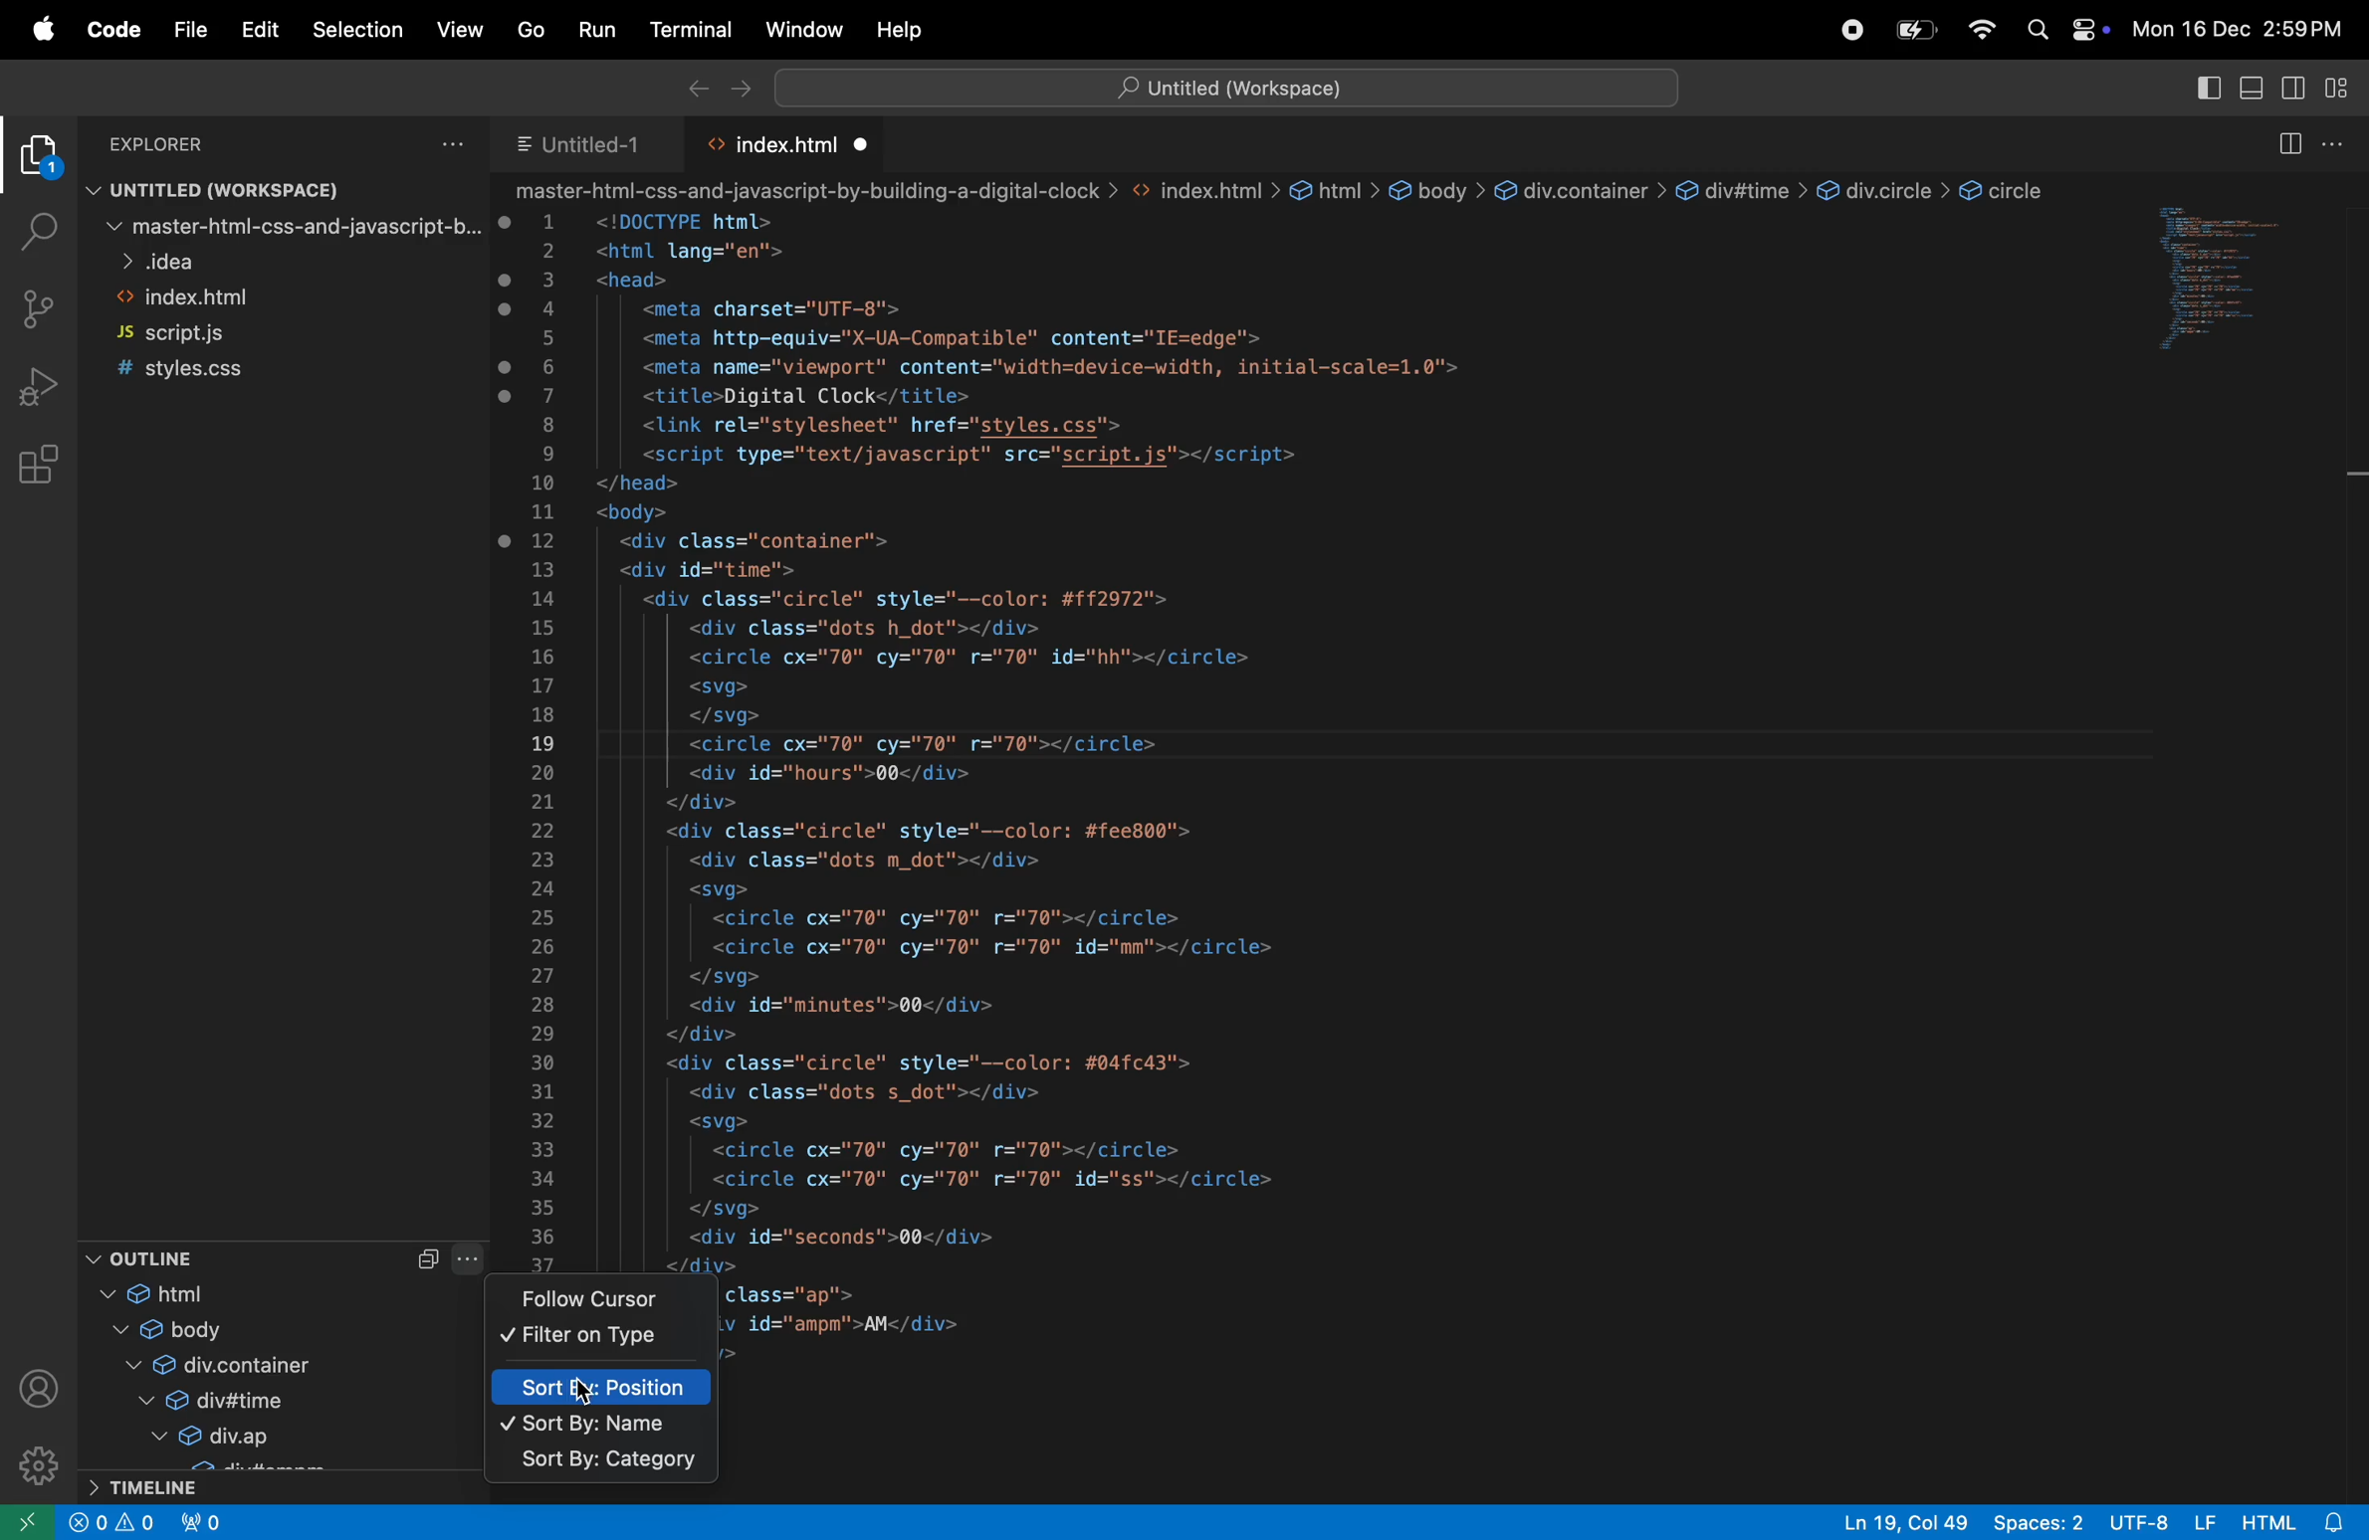  Describe the element at coordinates (35, 464) in the screenshot. I see `extensions` at that location.